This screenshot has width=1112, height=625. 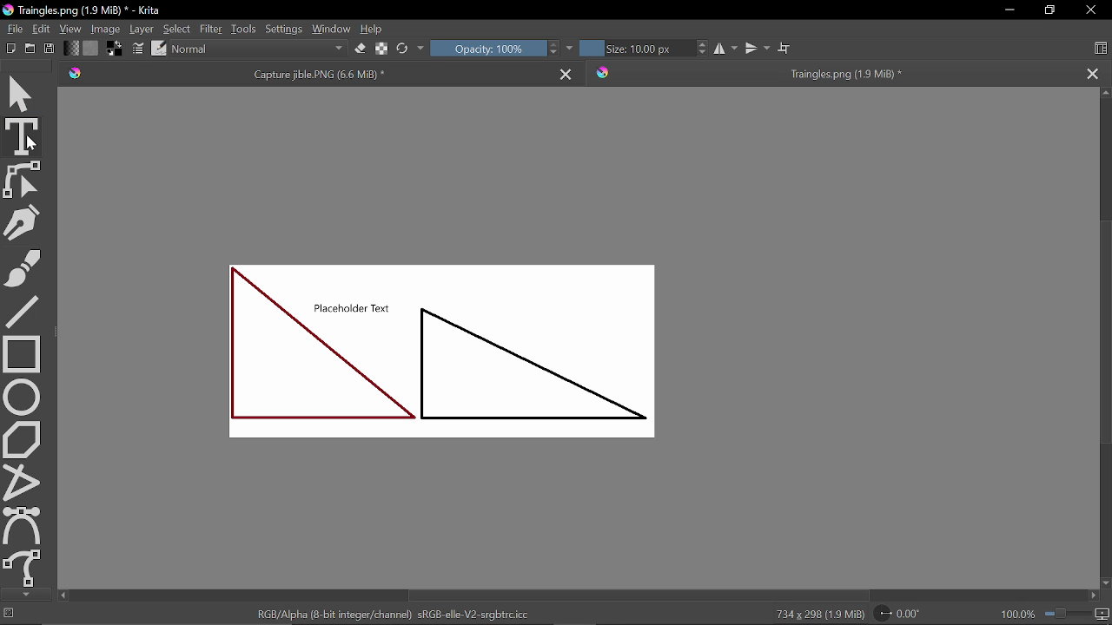 What do you see at coordinates (142, 29) in the screenshot?
I see `Layer` at bounding box center [142, 29].